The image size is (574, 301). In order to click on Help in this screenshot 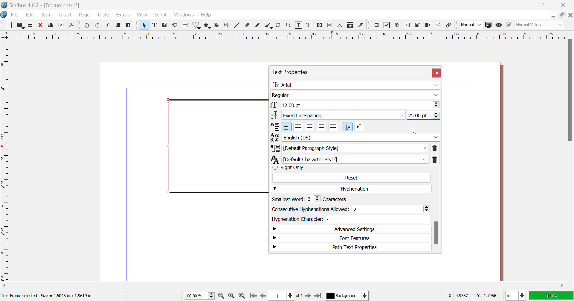, I will do `click(206, 15)`.